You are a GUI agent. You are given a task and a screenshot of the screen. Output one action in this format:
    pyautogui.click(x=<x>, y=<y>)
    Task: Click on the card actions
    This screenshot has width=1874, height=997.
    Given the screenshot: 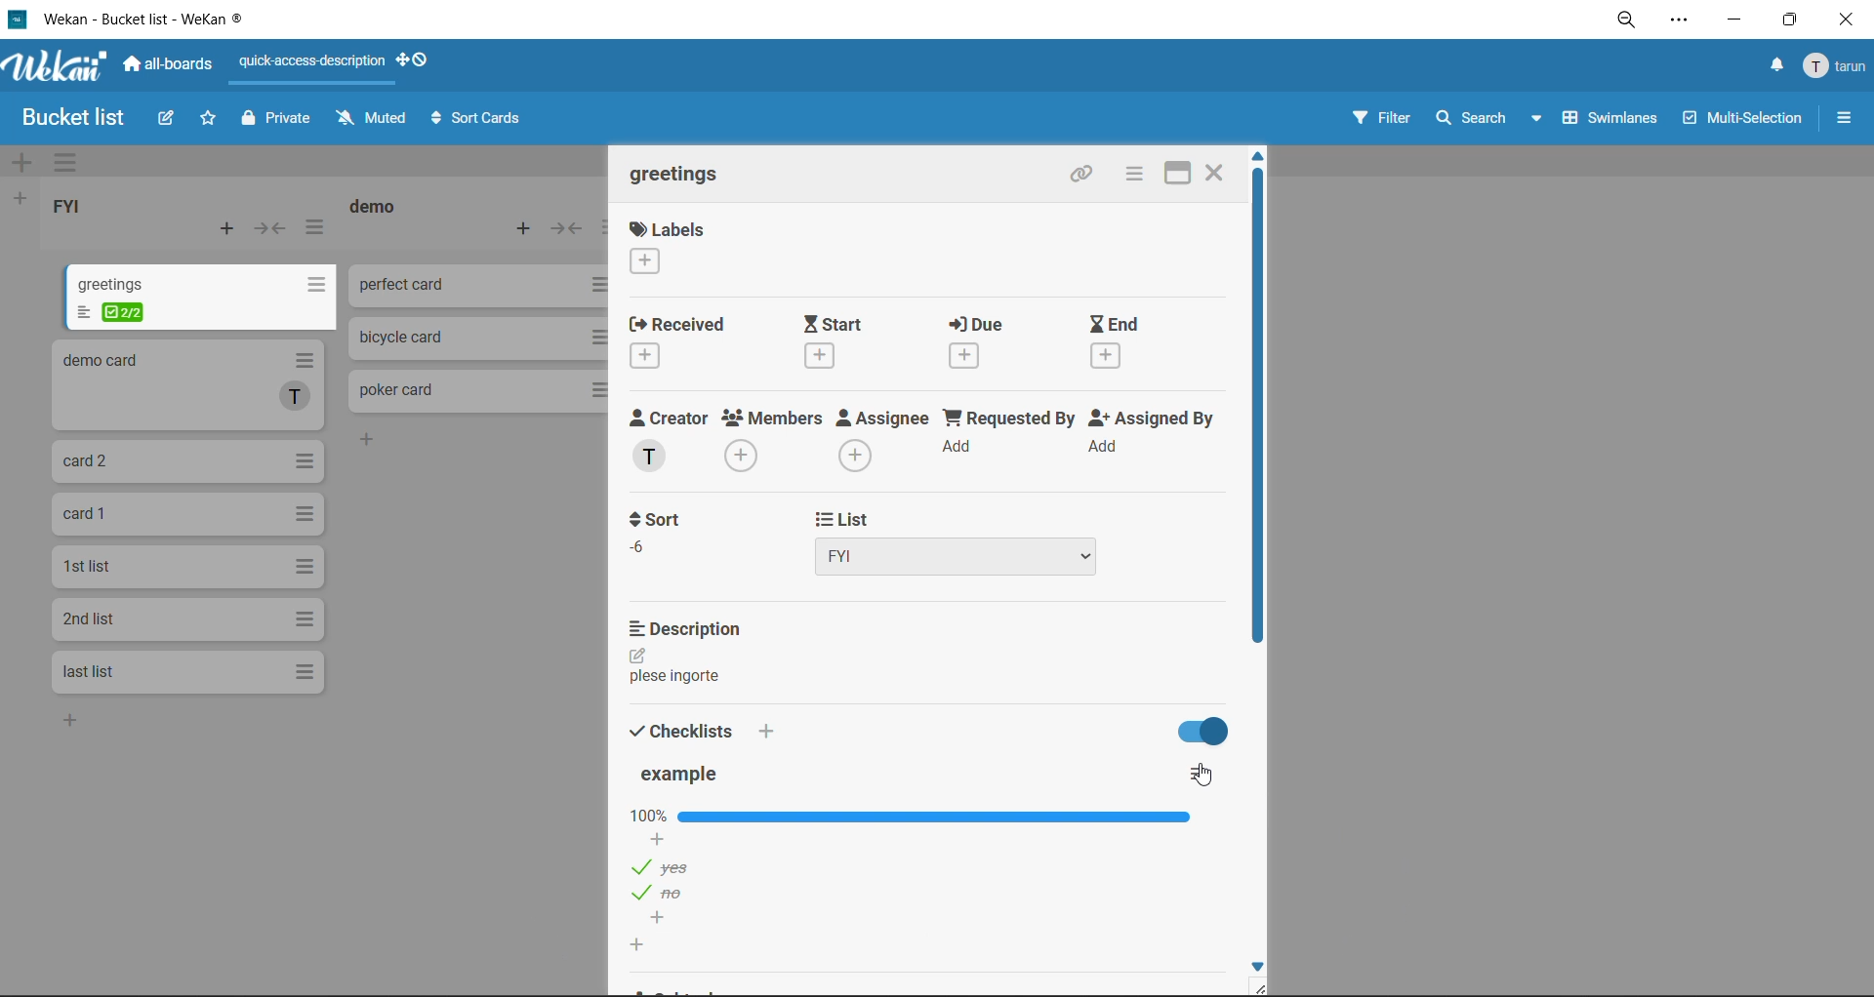 What is the action you would take?
    pyautogui.click(x=1133, y=175)
    